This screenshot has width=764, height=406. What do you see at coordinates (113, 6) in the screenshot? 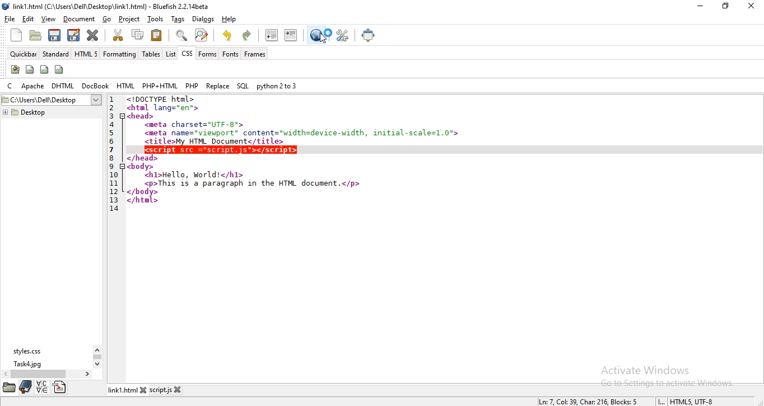
I see `title` at bounding box center [113, 6].